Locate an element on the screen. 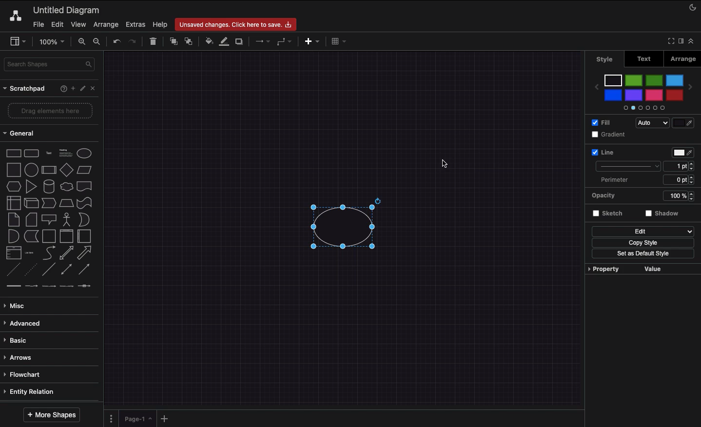 Image resolution: width=701 pixels, height=427 pixels. File is located at coordinates (38, 24).